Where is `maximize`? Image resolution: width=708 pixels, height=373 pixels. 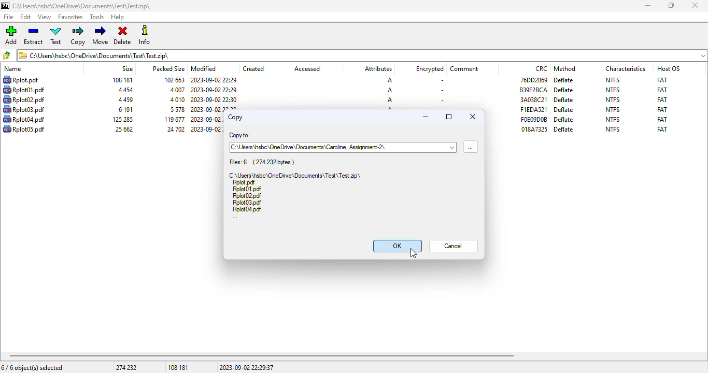
maximize is located at coordinates (671, 6).